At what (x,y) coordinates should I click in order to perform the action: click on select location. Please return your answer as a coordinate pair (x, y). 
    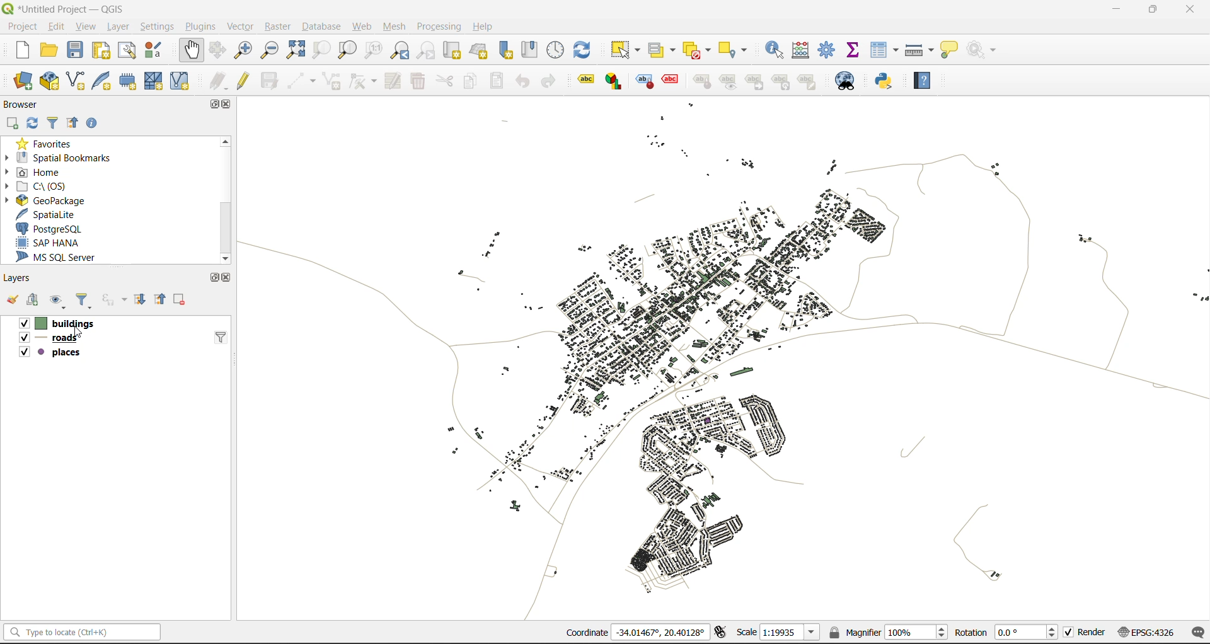
    Looking at the image, I should click on (736, 50).